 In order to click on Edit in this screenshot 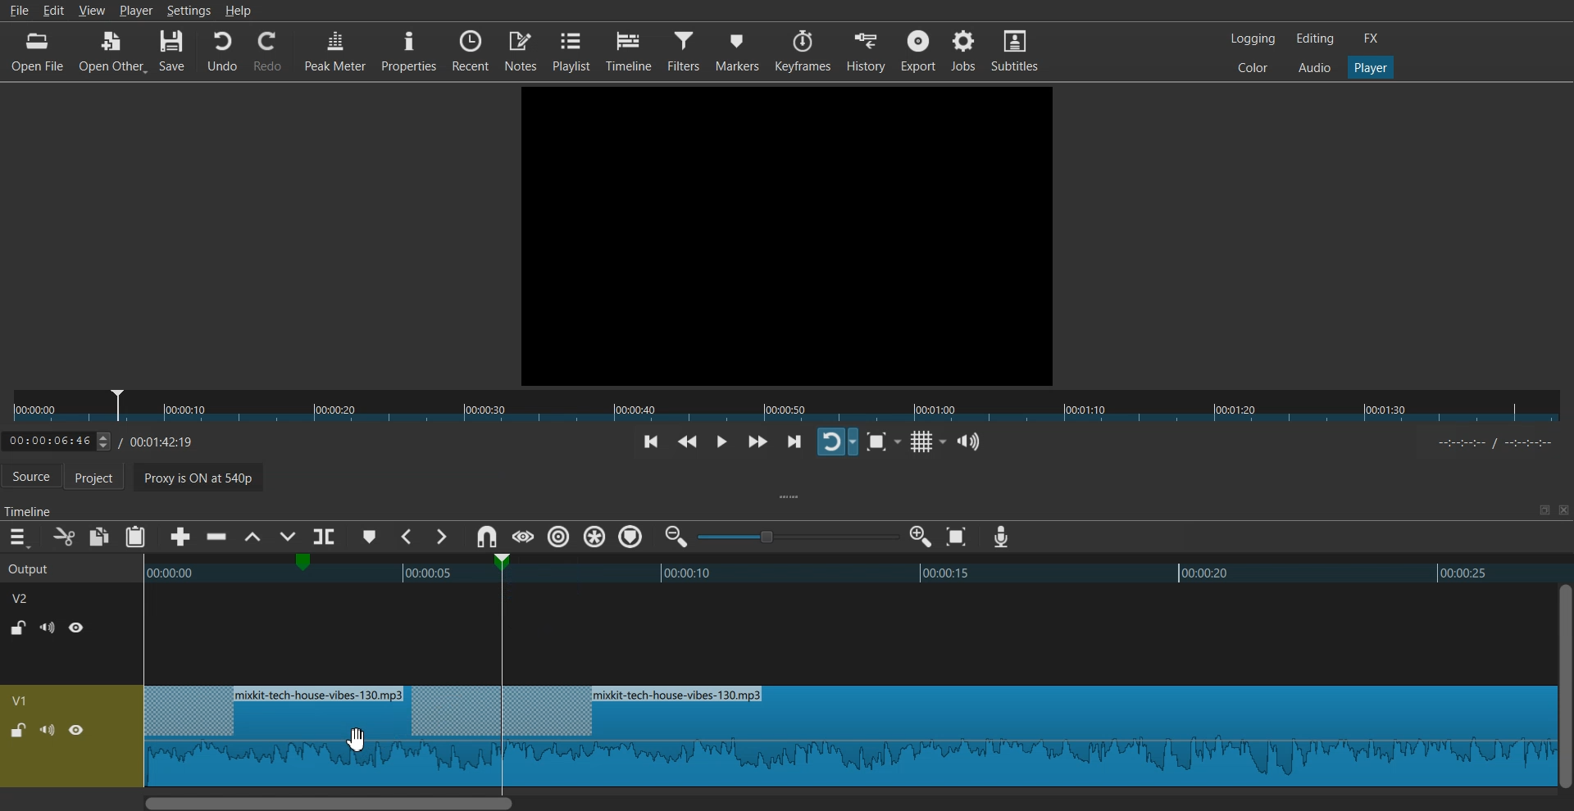, I will do `click(57, 11)`.